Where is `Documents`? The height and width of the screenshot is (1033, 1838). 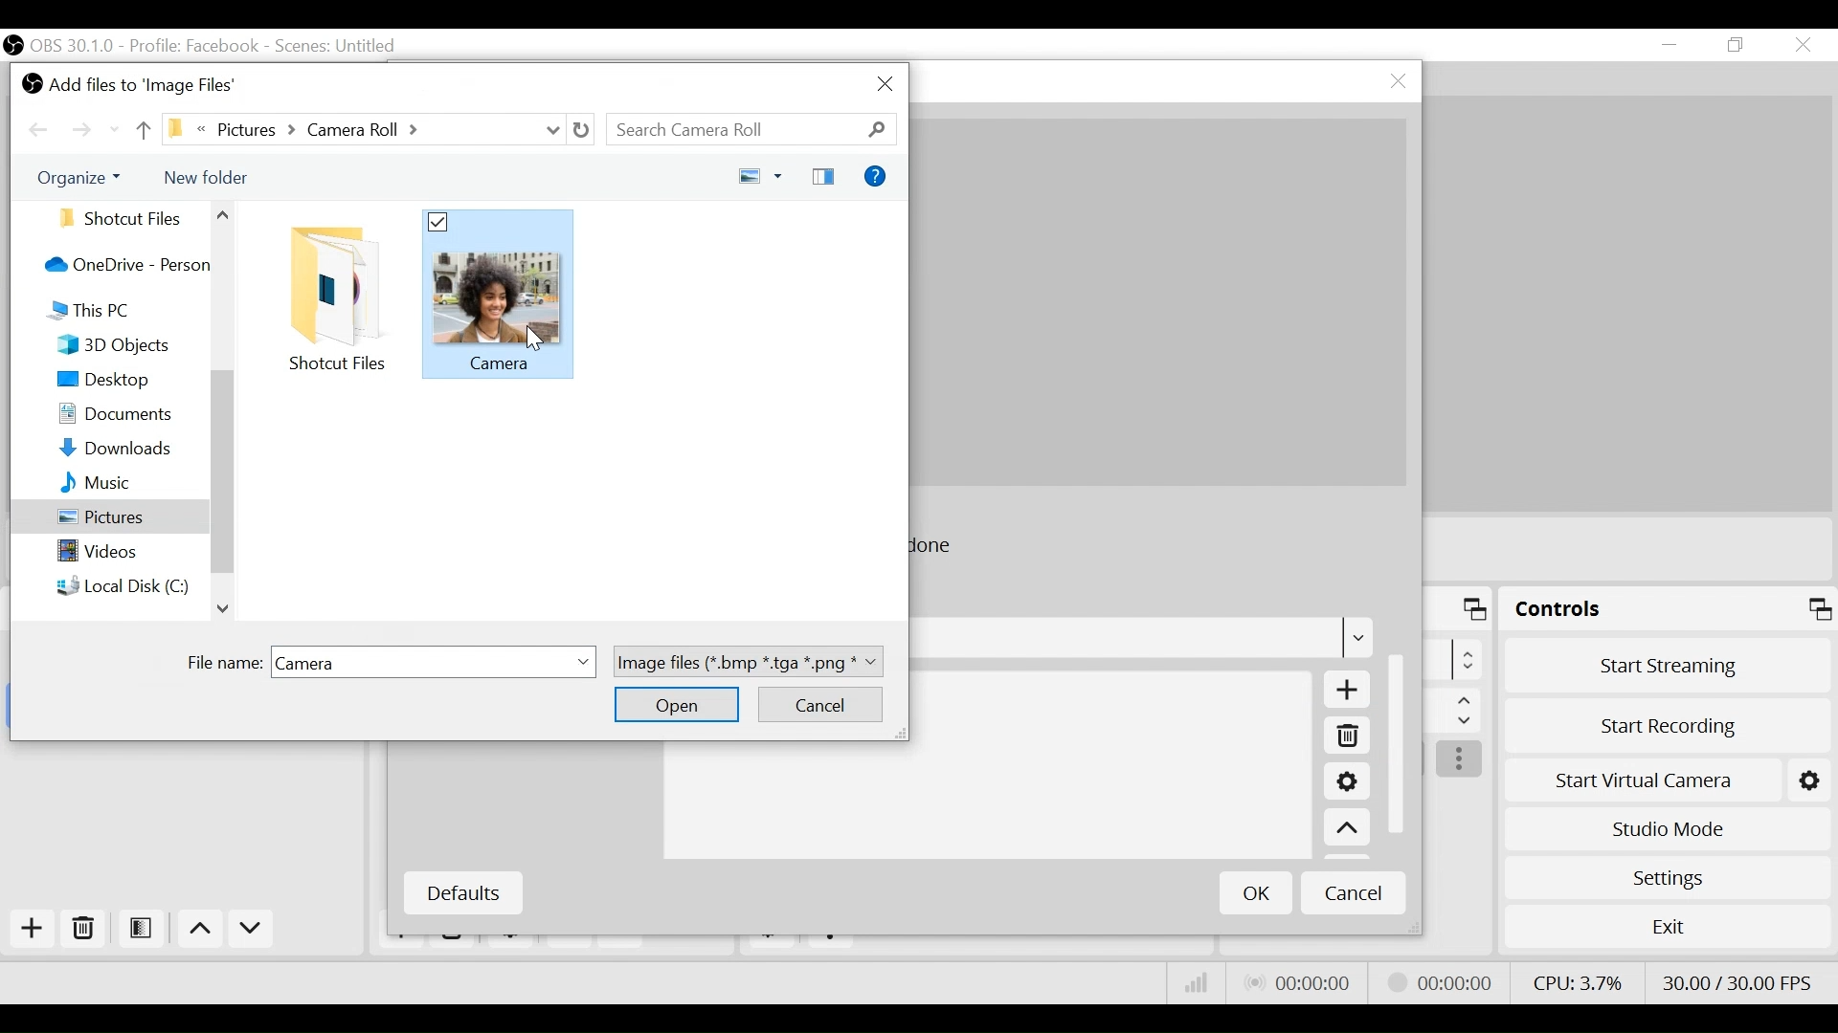
Documents is located at coordinates (130, 418).